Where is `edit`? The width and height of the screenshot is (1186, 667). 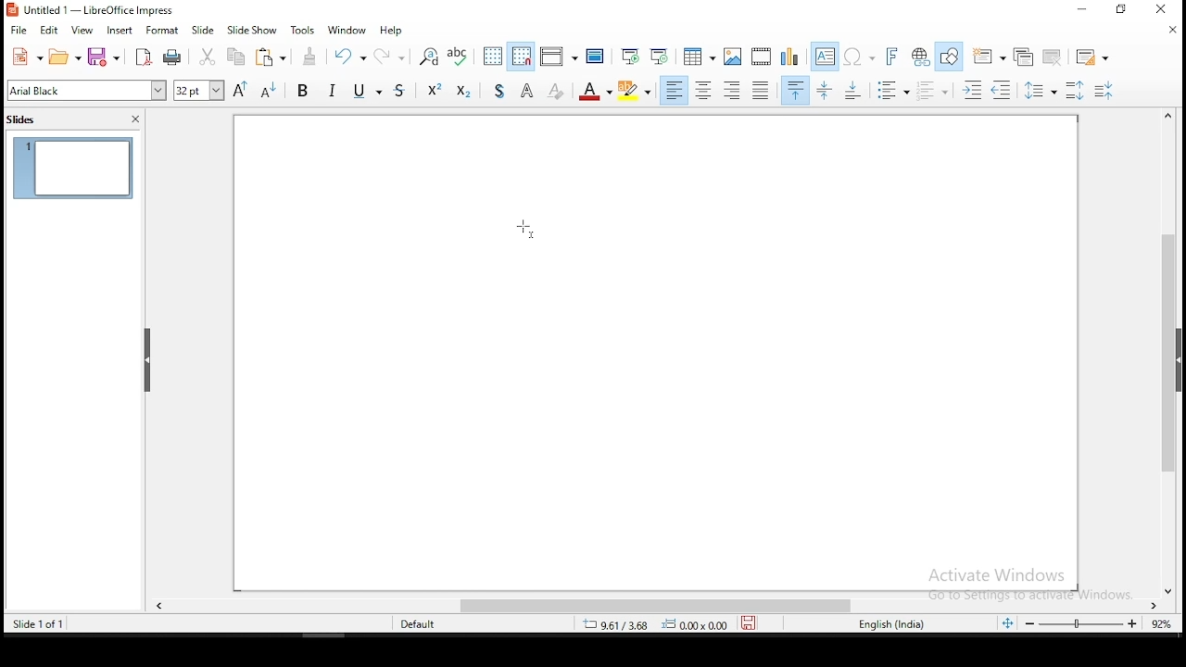 edit is located at coordinates (47, 31).